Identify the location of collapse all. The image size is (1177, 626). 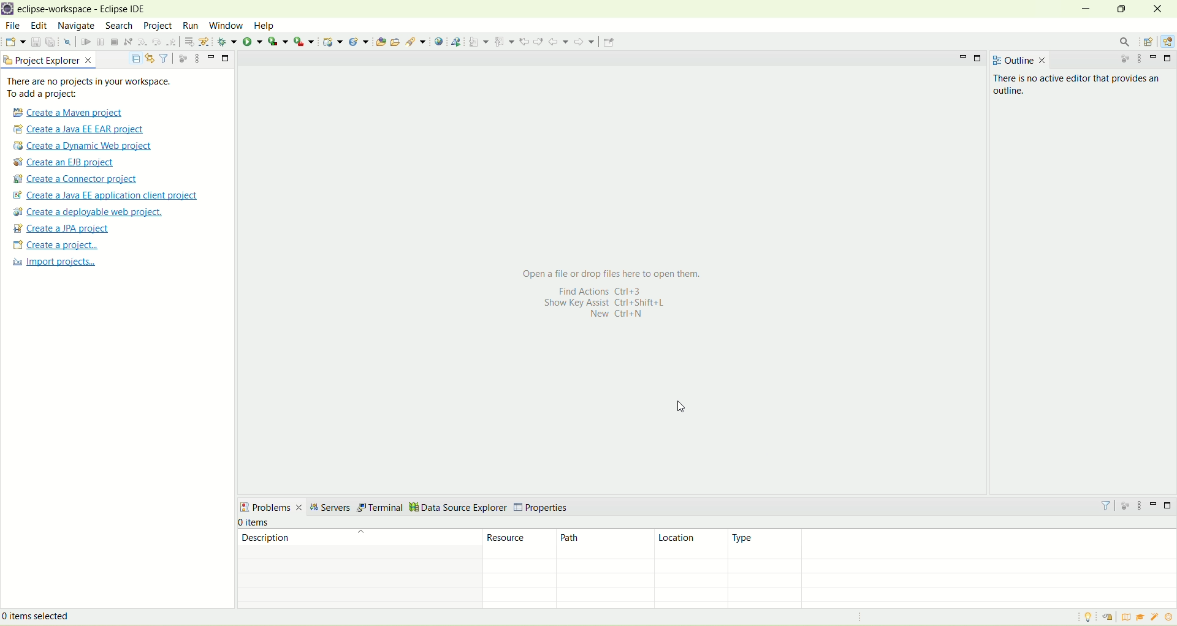
(135, 56).